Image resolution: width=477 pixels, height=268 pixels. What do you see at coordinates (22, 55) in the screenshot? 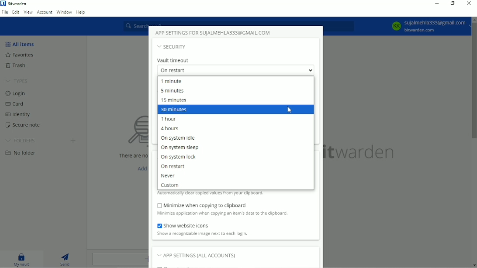
I see `Favorites` at bounding box center [22, 55].